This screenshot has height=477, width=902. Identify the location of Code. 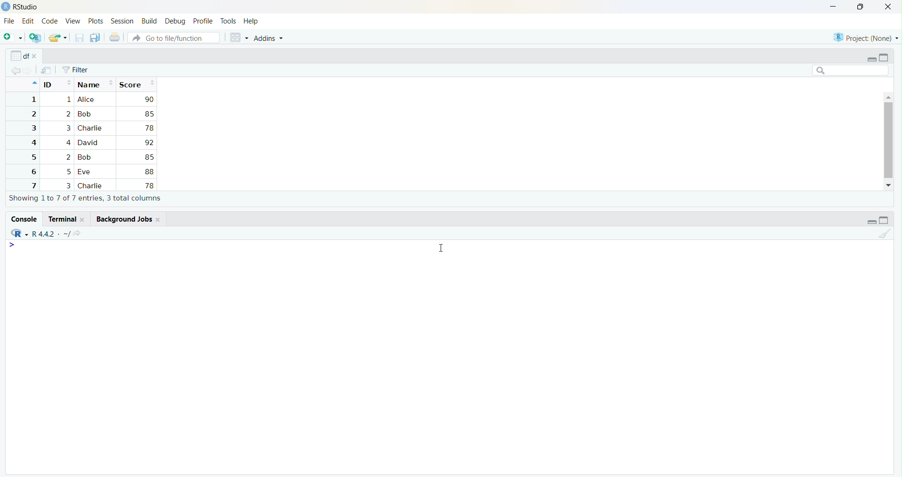
(50, 22).